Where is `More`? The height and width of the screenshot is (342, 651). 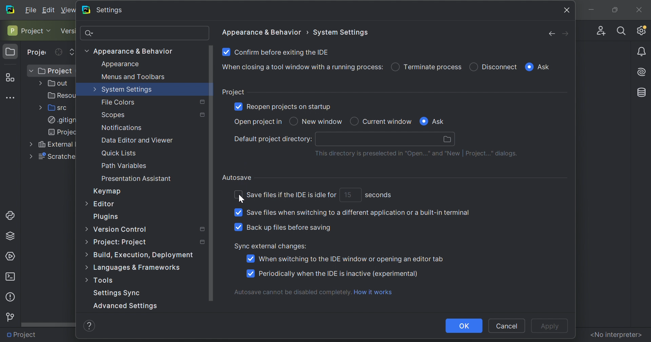
More is located at coordinates (85, 203).